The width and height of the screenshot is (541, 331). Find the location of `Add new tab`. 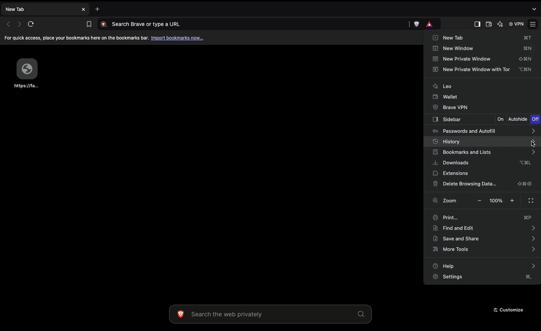

Add new tab is located at coordinates (99, 8).